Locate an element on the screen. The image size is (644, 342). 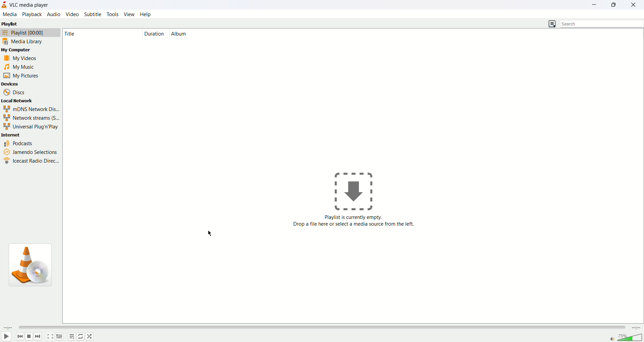
list view is located at coordinates (552, 24).